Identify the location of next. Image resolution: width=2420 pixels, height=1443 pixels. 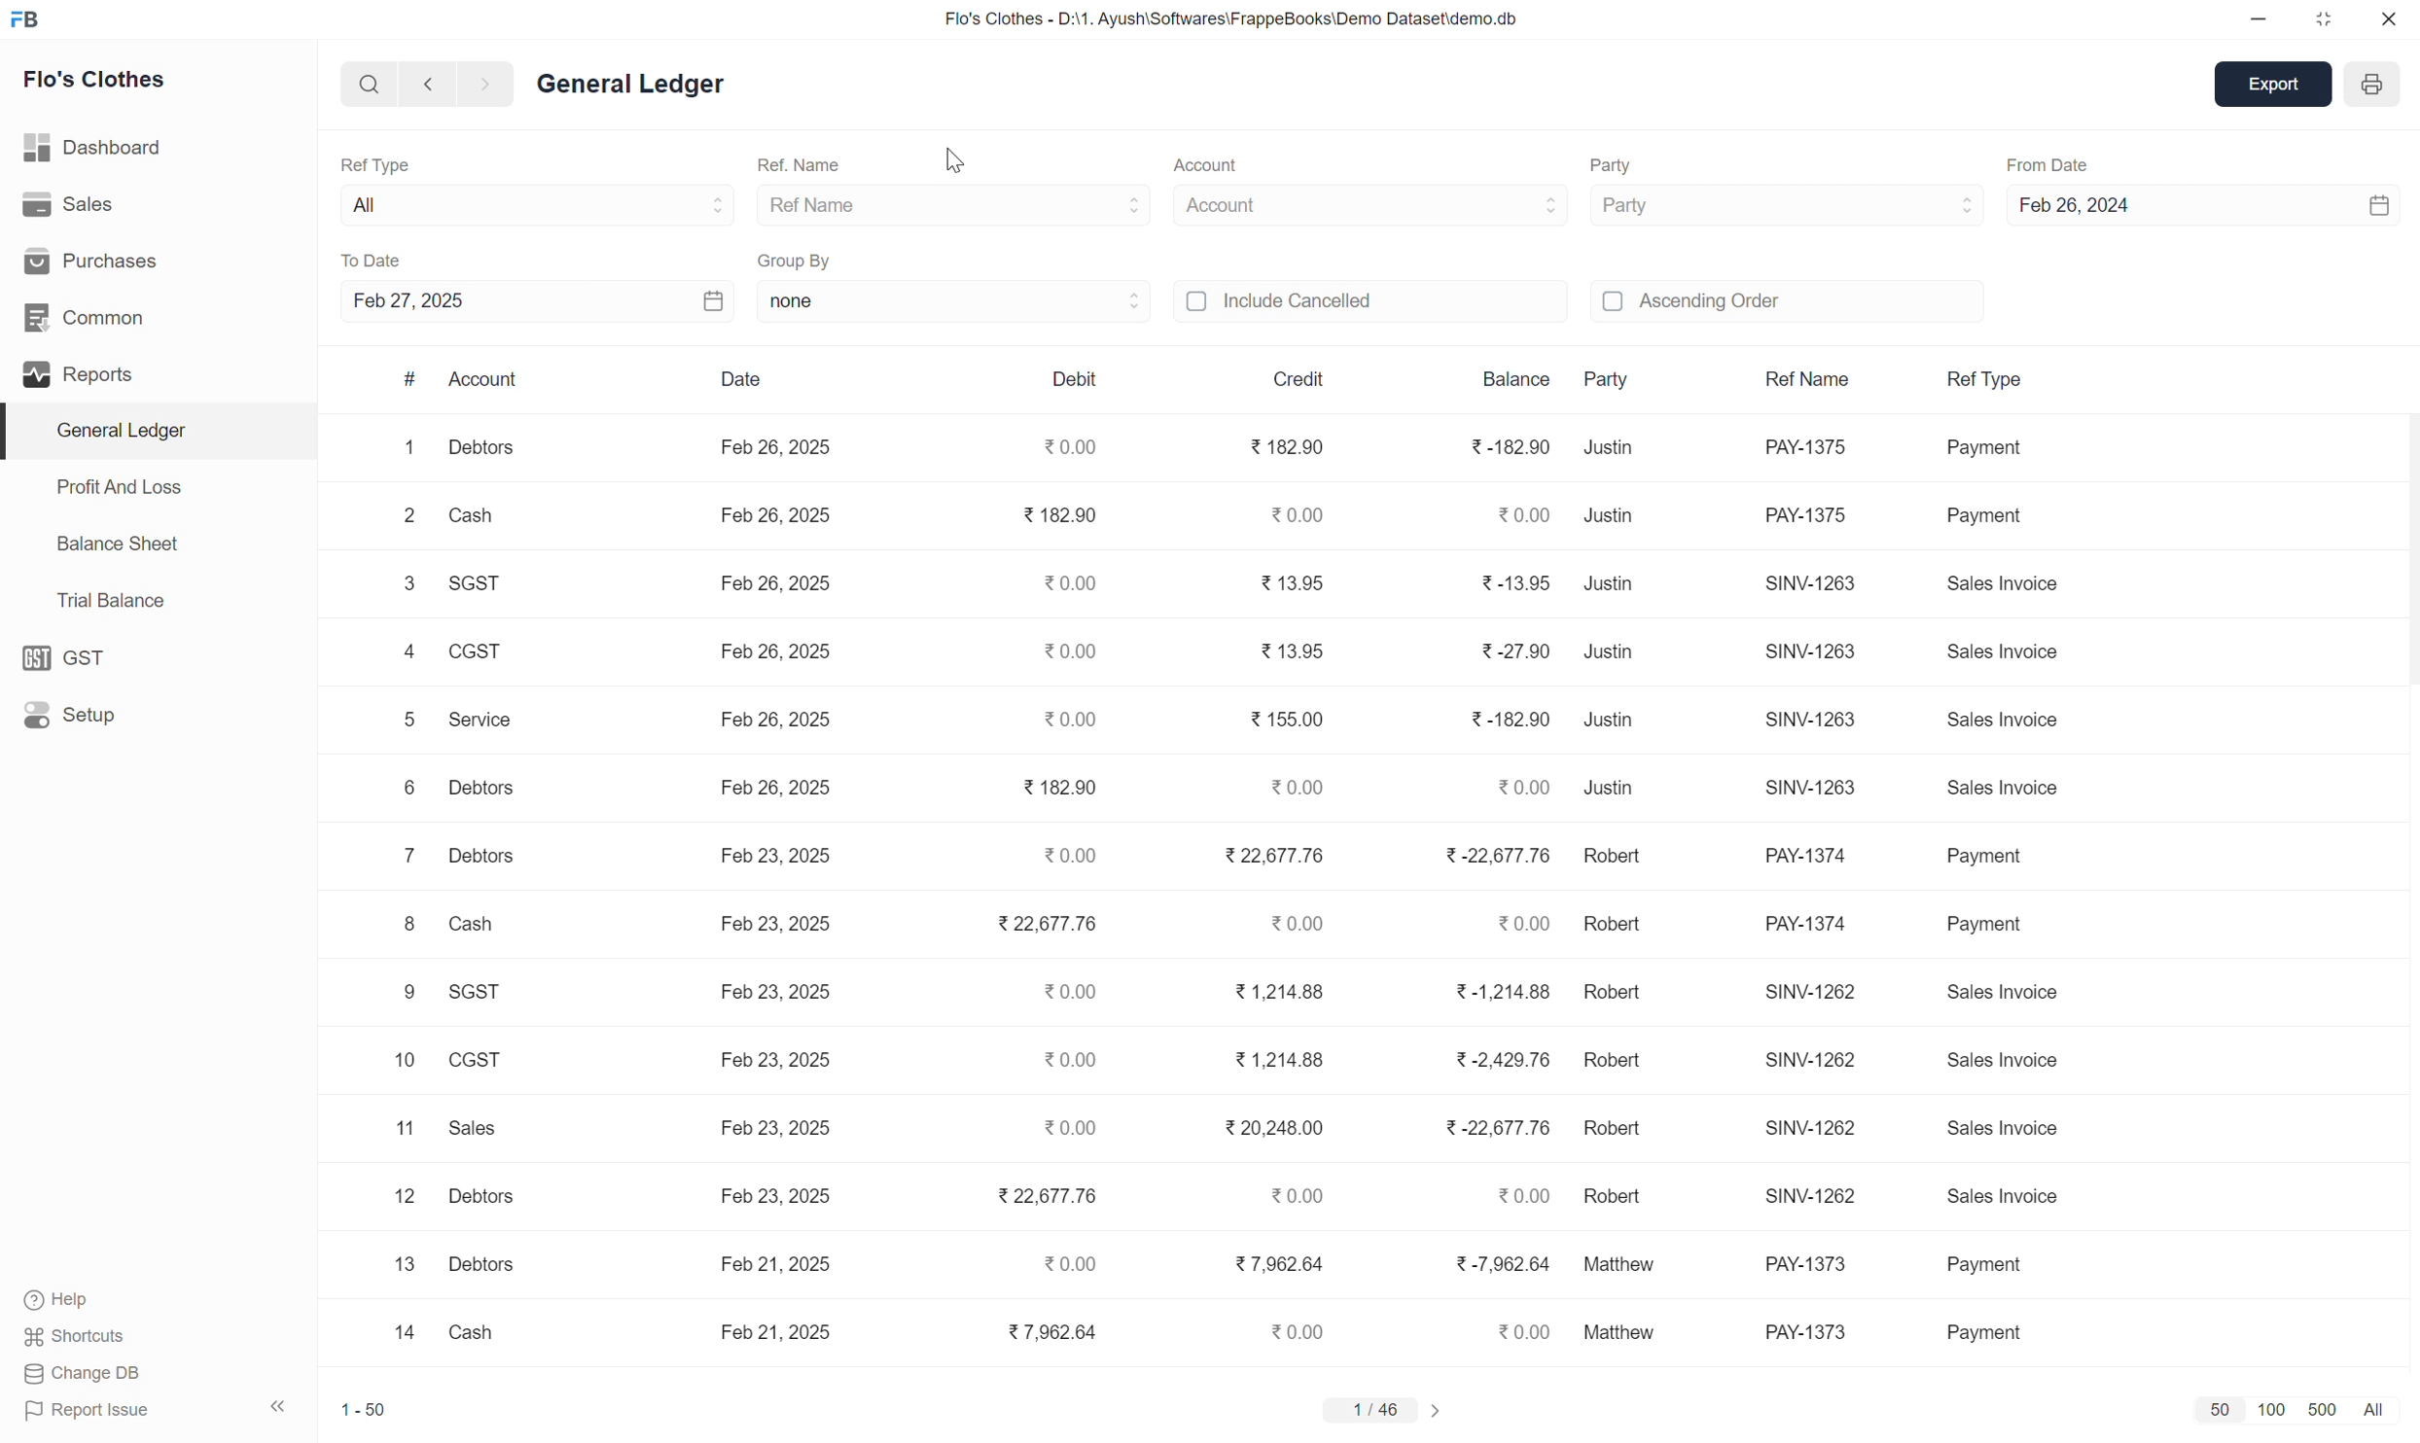
(491, 82).